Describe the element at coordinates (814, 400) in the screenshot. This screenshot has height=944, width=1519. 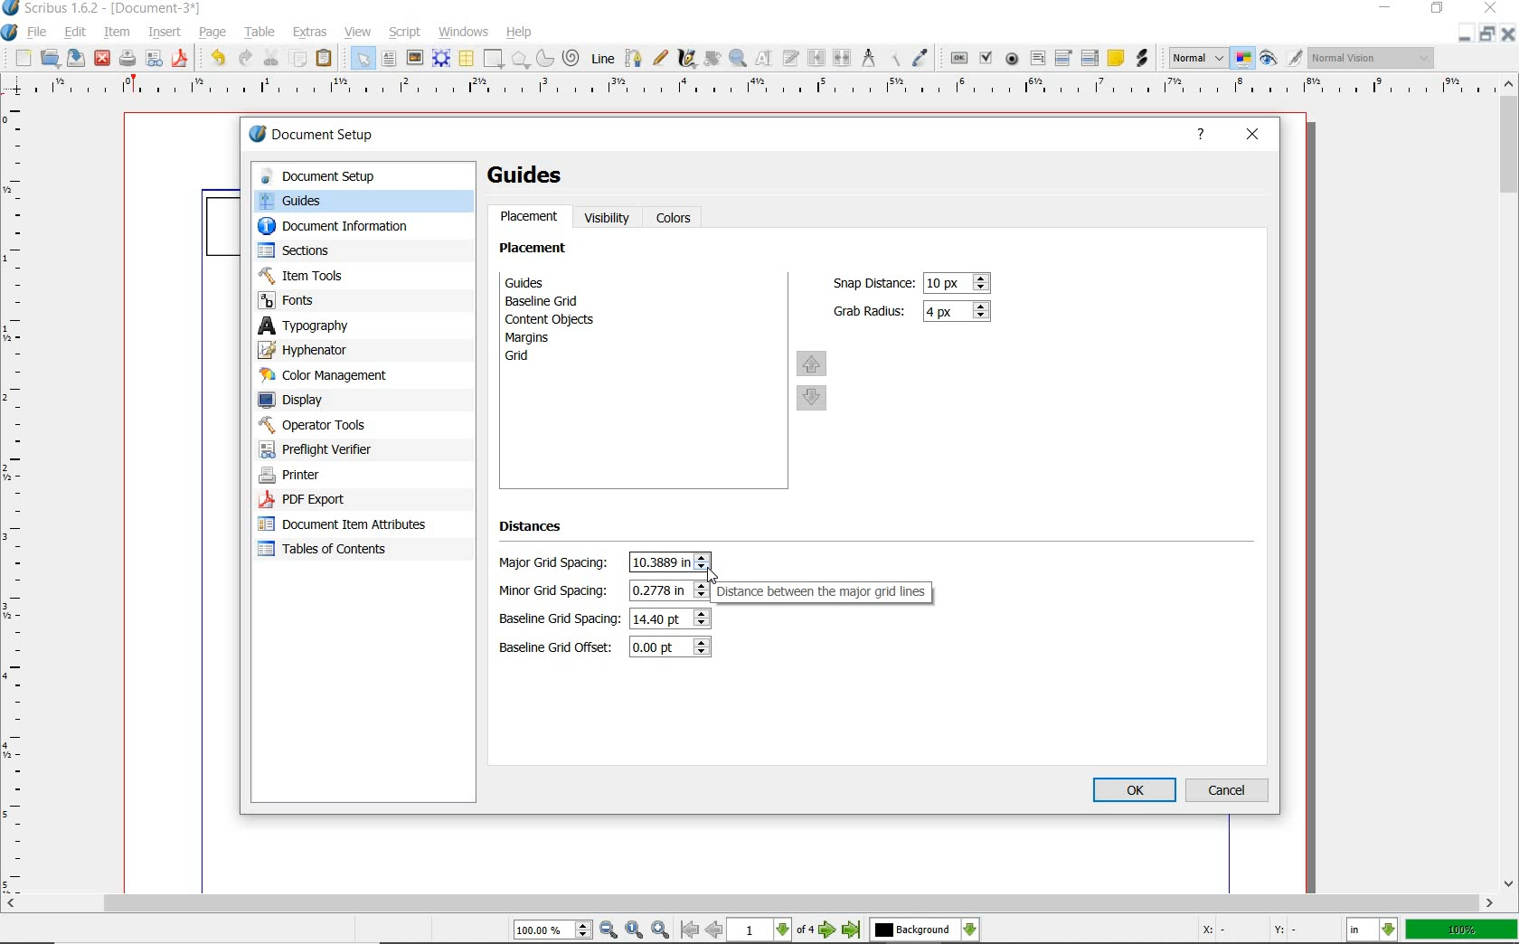
I see `move down` at that location.